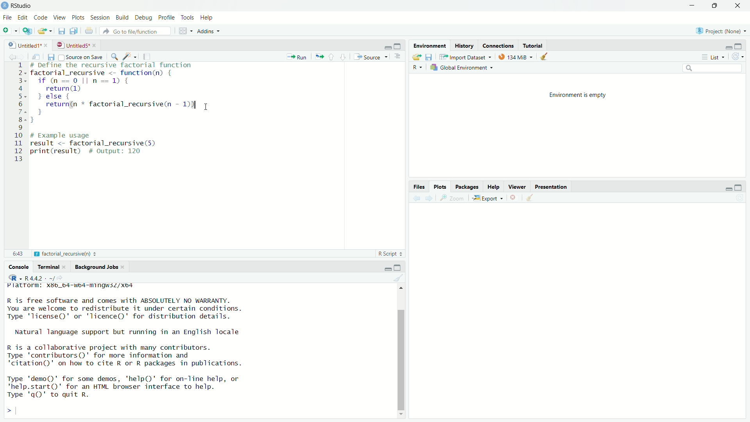  What do you see at coordinates (418, 68) in the screenshot?
I see `R` at bounding box center [418, 68].